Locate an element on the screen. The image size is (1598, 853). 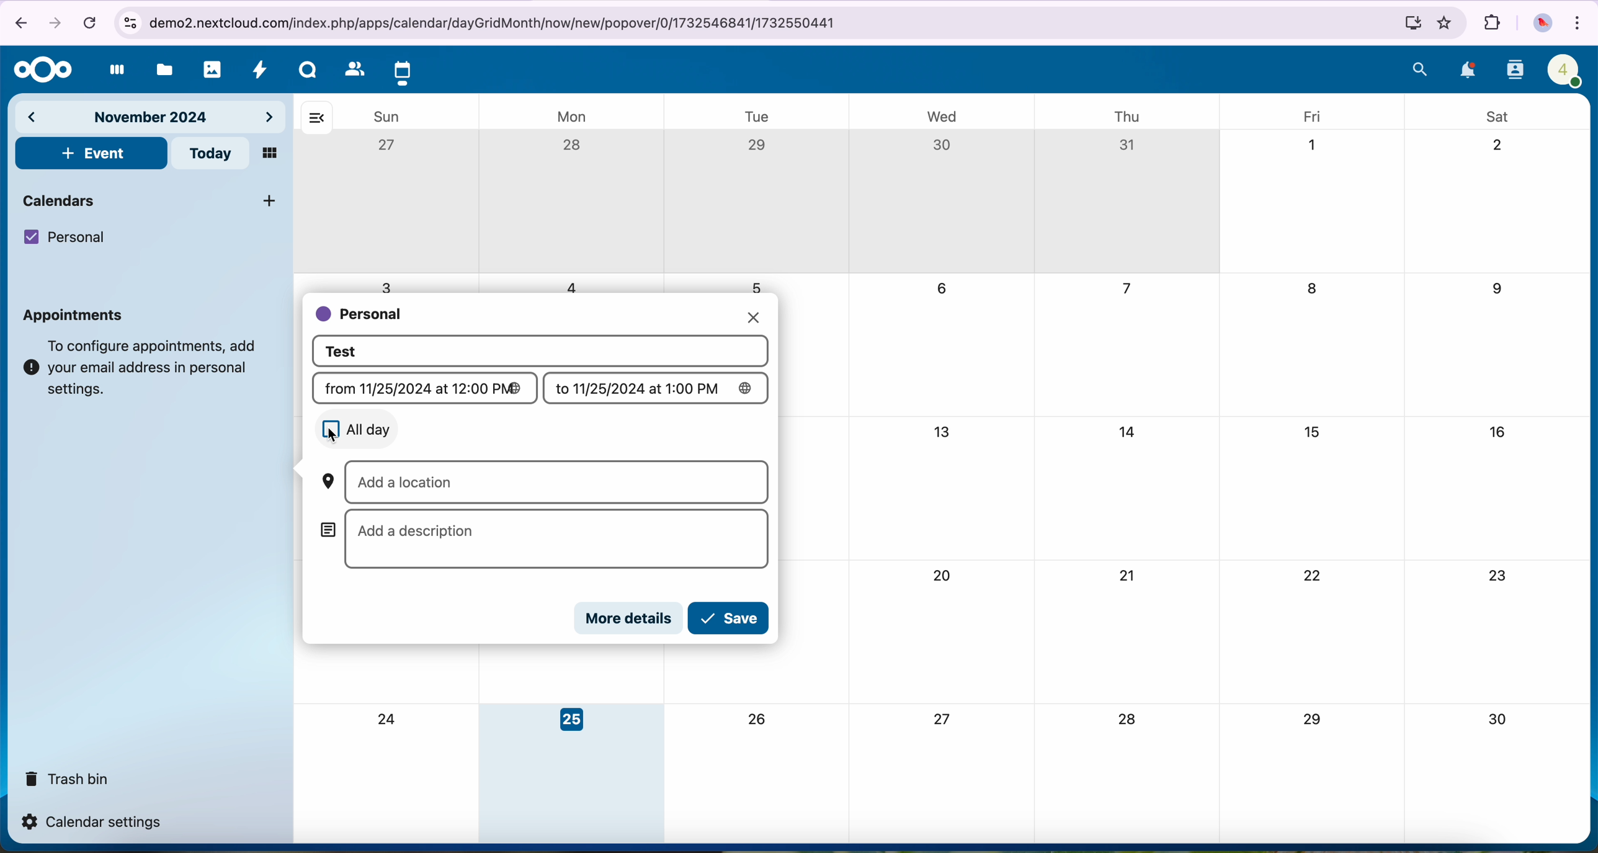
27 is located at coordinates (945, 718).